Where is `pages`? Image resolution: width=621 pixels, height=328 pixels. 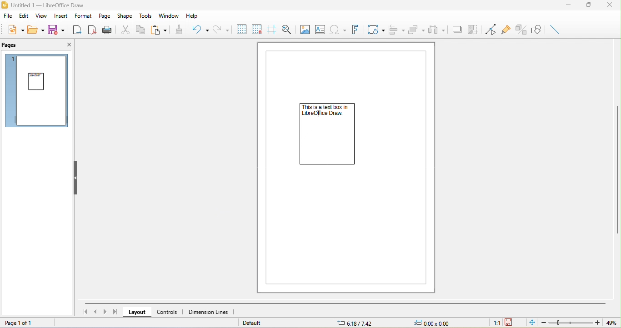
pages is located at coordinates (12, 45).